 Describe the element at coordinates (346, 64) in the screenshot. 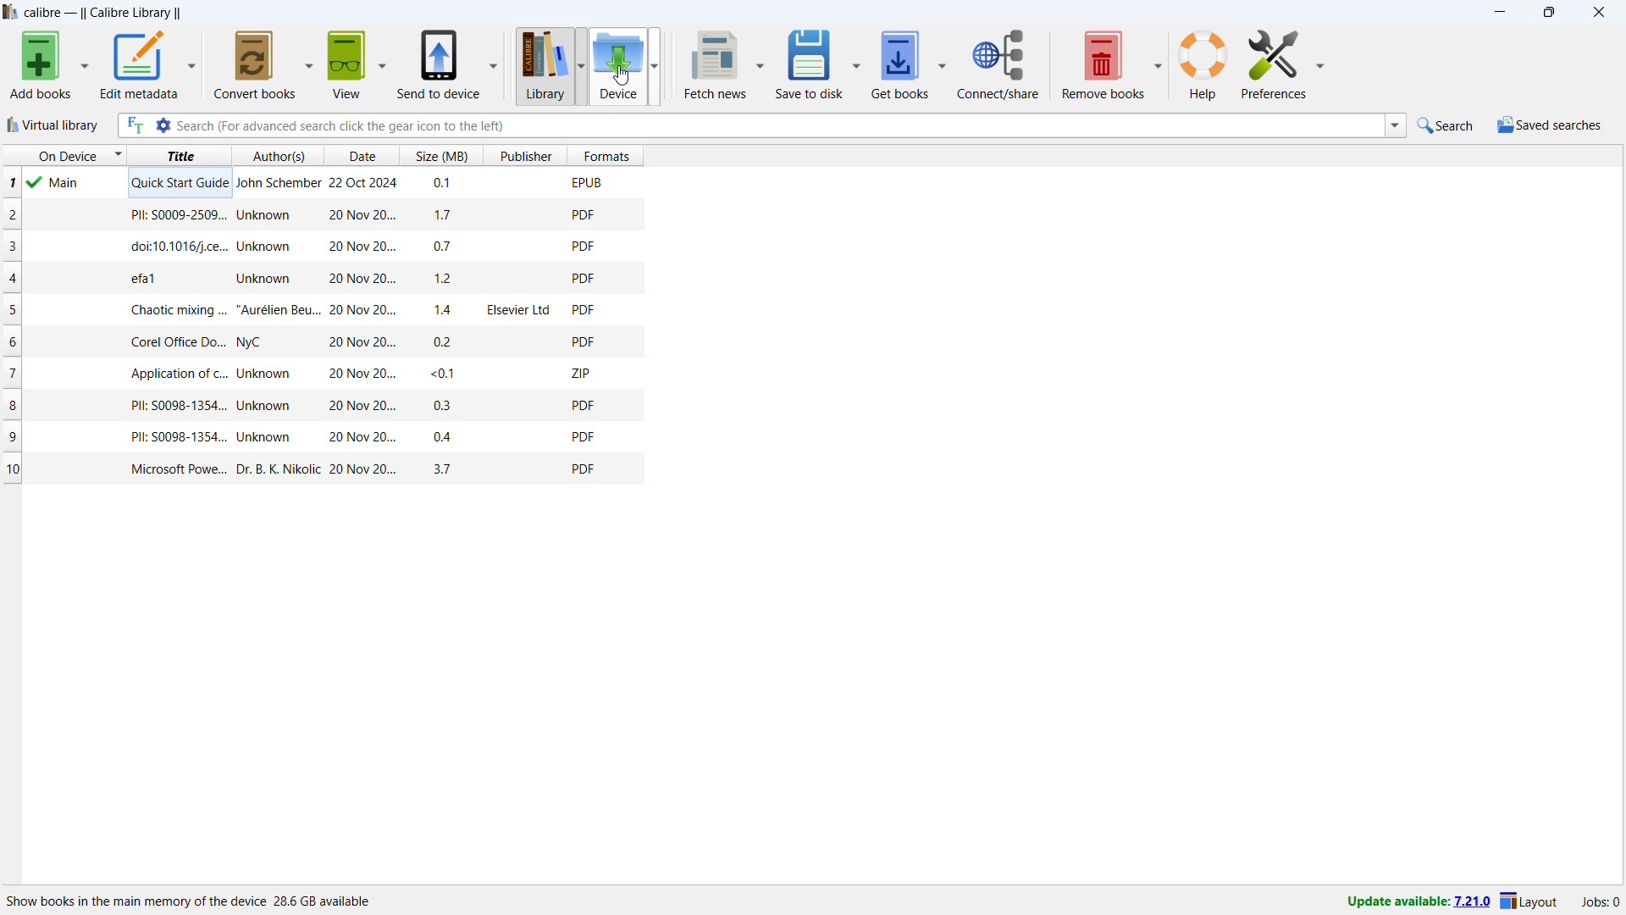

I see `view` at that location.